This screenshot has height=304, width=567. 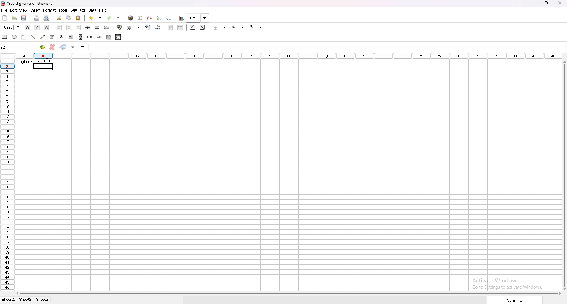 What do you see at coordinates (97, 27) in the screenshot?
I see `merge cells` at bounding box center [97, 27].